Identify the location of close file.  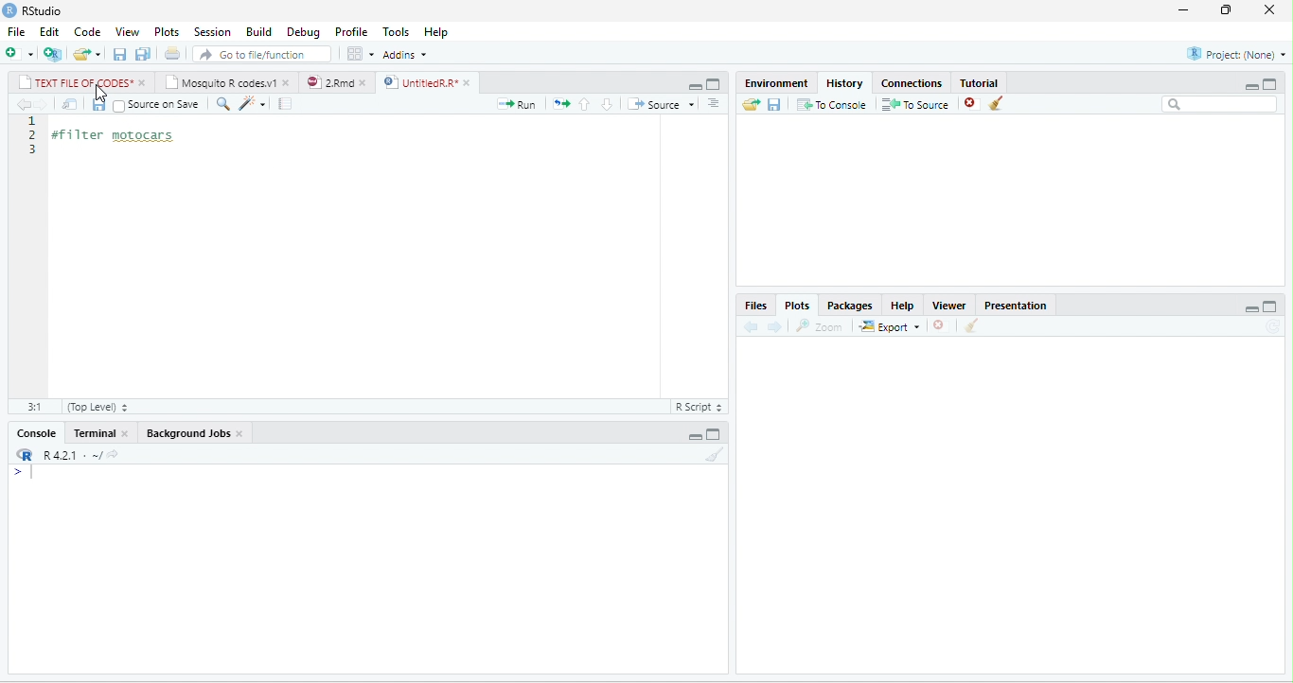
(973, 104).